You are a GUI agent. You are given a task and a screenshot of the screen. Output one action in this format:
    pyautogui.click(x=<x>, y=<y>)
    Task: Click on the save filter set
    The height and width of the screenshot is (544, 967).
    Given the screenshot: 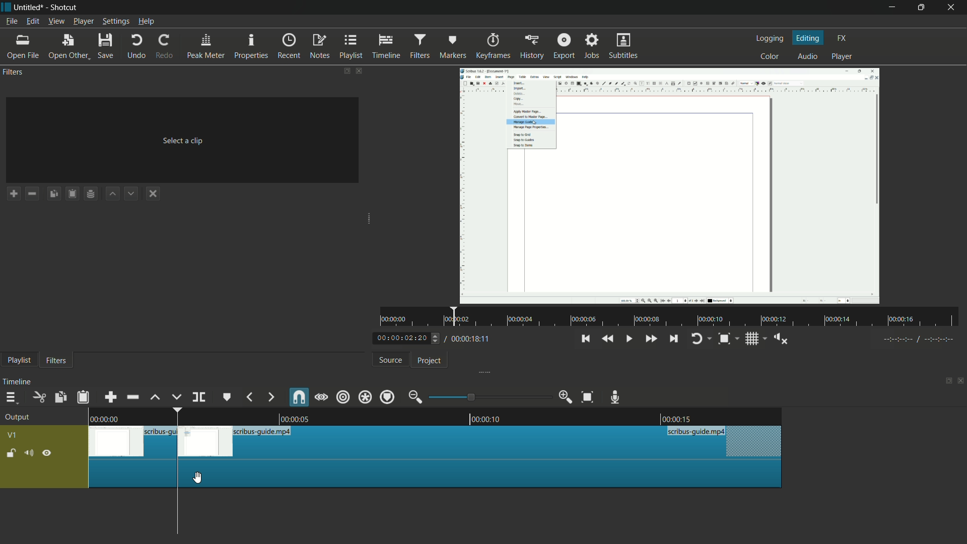 What is the action you would take?
    pyautogui.click(x=91, y=194)
    